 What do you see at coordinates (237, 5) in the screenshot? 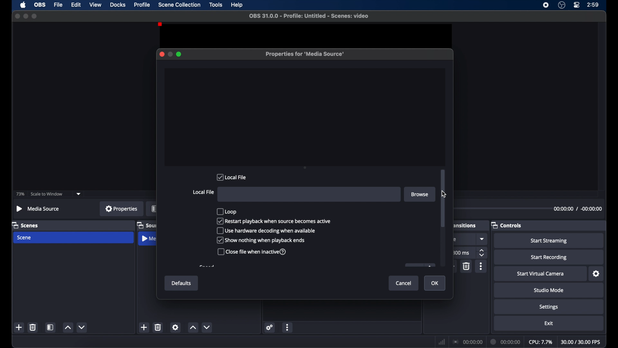
I see `help` at bounding box center [237, 5].